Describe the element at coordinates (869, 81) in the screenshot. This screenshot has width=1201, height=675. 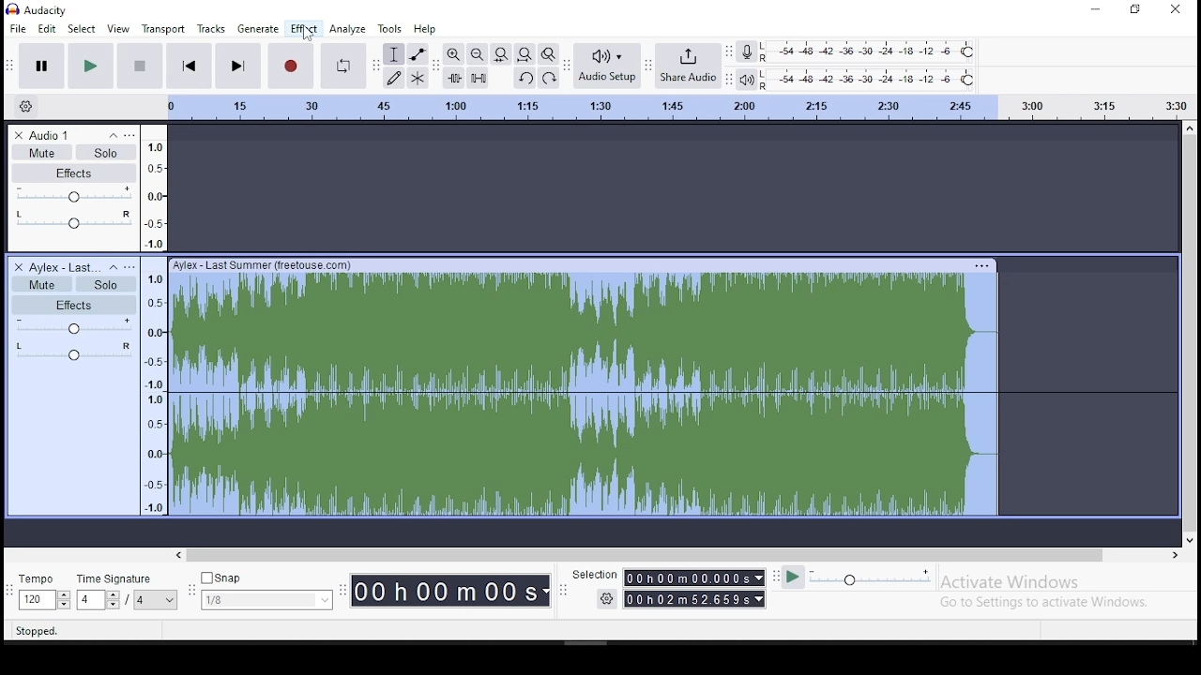
I see `playback meter` at that location.